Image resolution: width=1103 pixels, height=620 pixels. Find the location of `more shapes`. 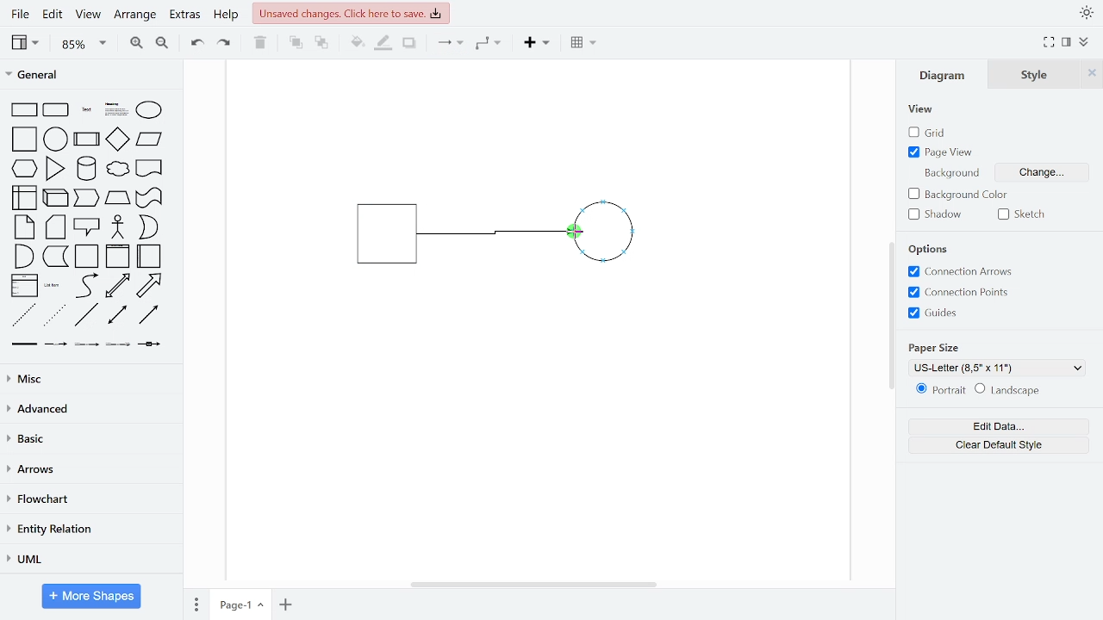

more shapes is located at coordinates (92, 598).